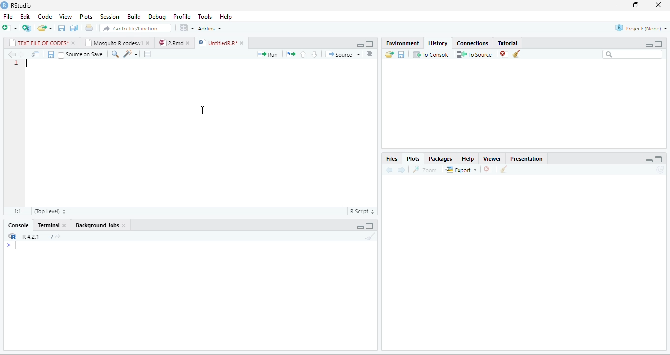  What do you see at coordinates (11, 54) in the screenshot?
I see `back` at bounding box center [11, 54].